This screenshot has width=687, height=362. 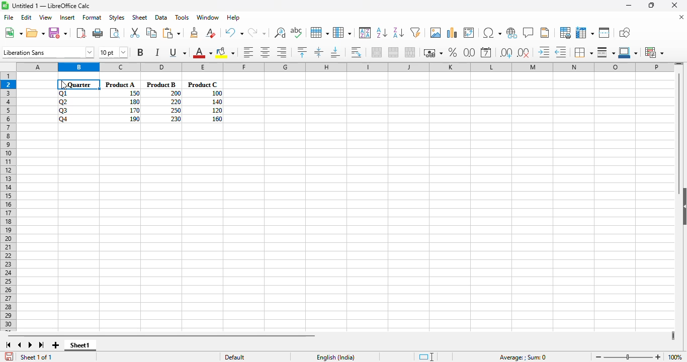 What do you see at coordinates (234, 33) in the screenshot?
I see `undo` at bounding box center [234, 33].